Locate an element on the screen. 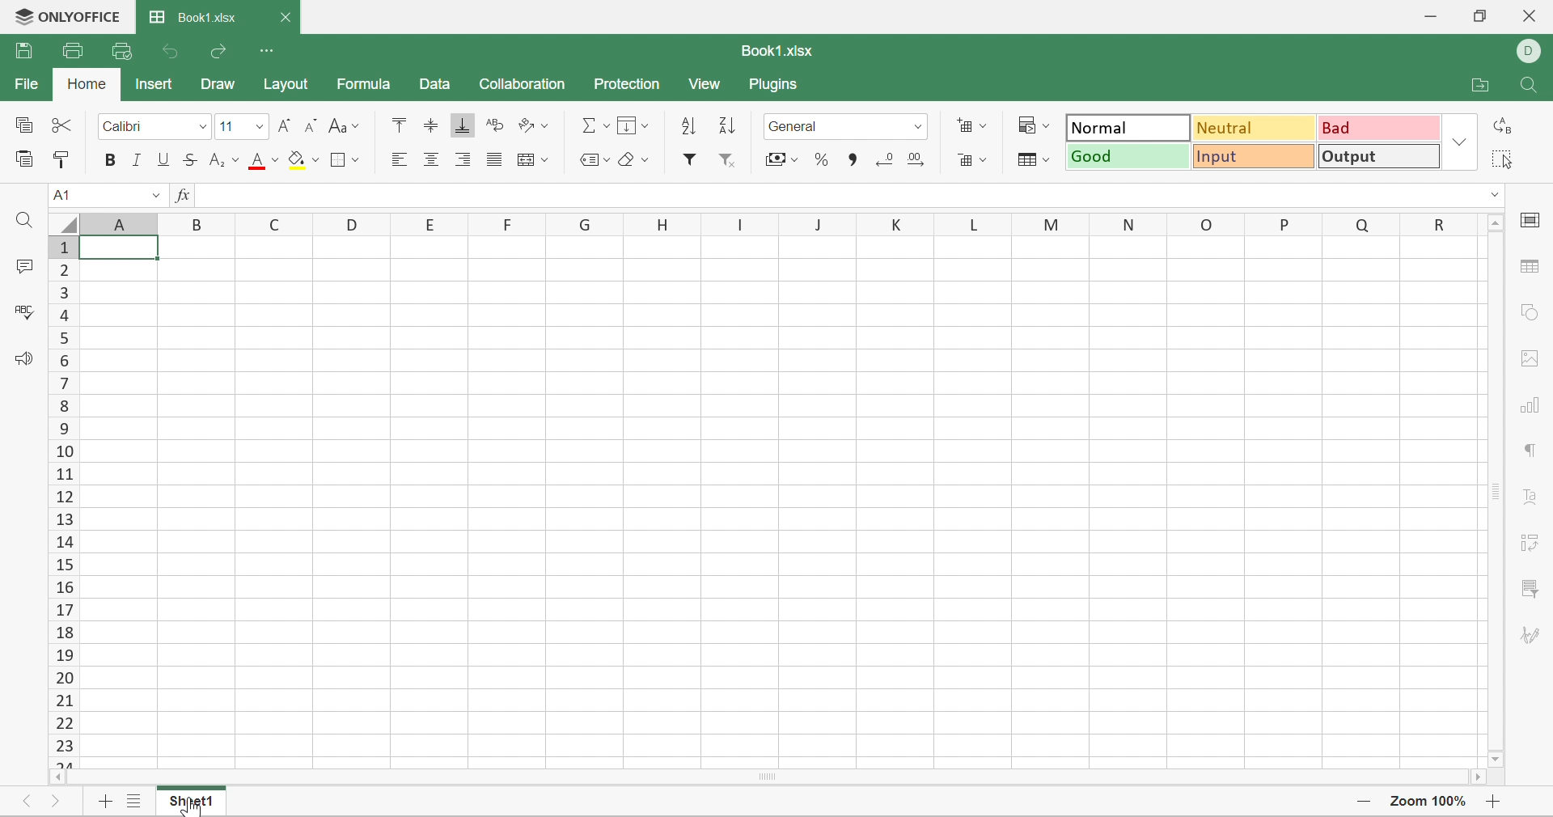 This screenshot has width=1553, height=817. 1 is located at coordinates (60, 248).